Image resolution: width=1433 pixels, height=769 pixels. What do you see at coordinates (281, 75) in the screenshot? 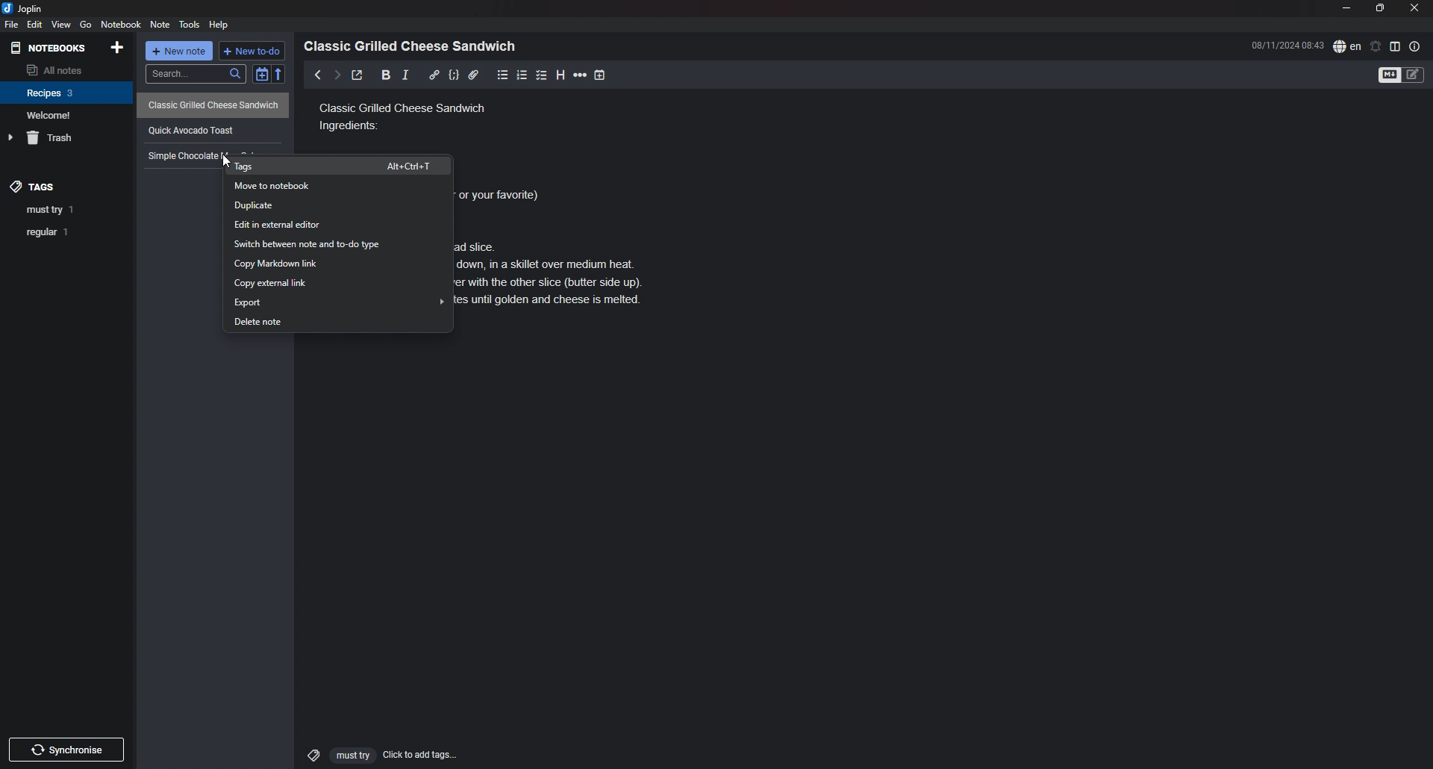
I see `reverse sort order` at bounding box center [281, 75].